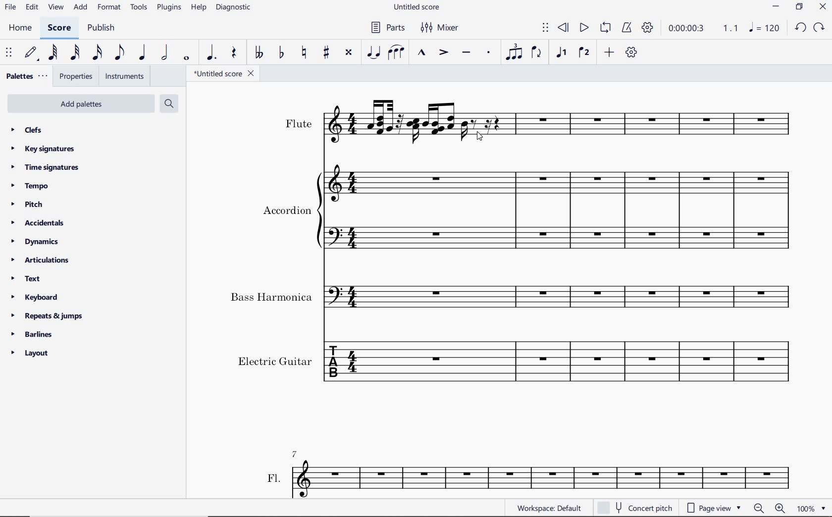 The width and height of the screenshot is (832, 517). Describe the element at coordinates (109, 9) in the screenshot. I see `format` at that location.